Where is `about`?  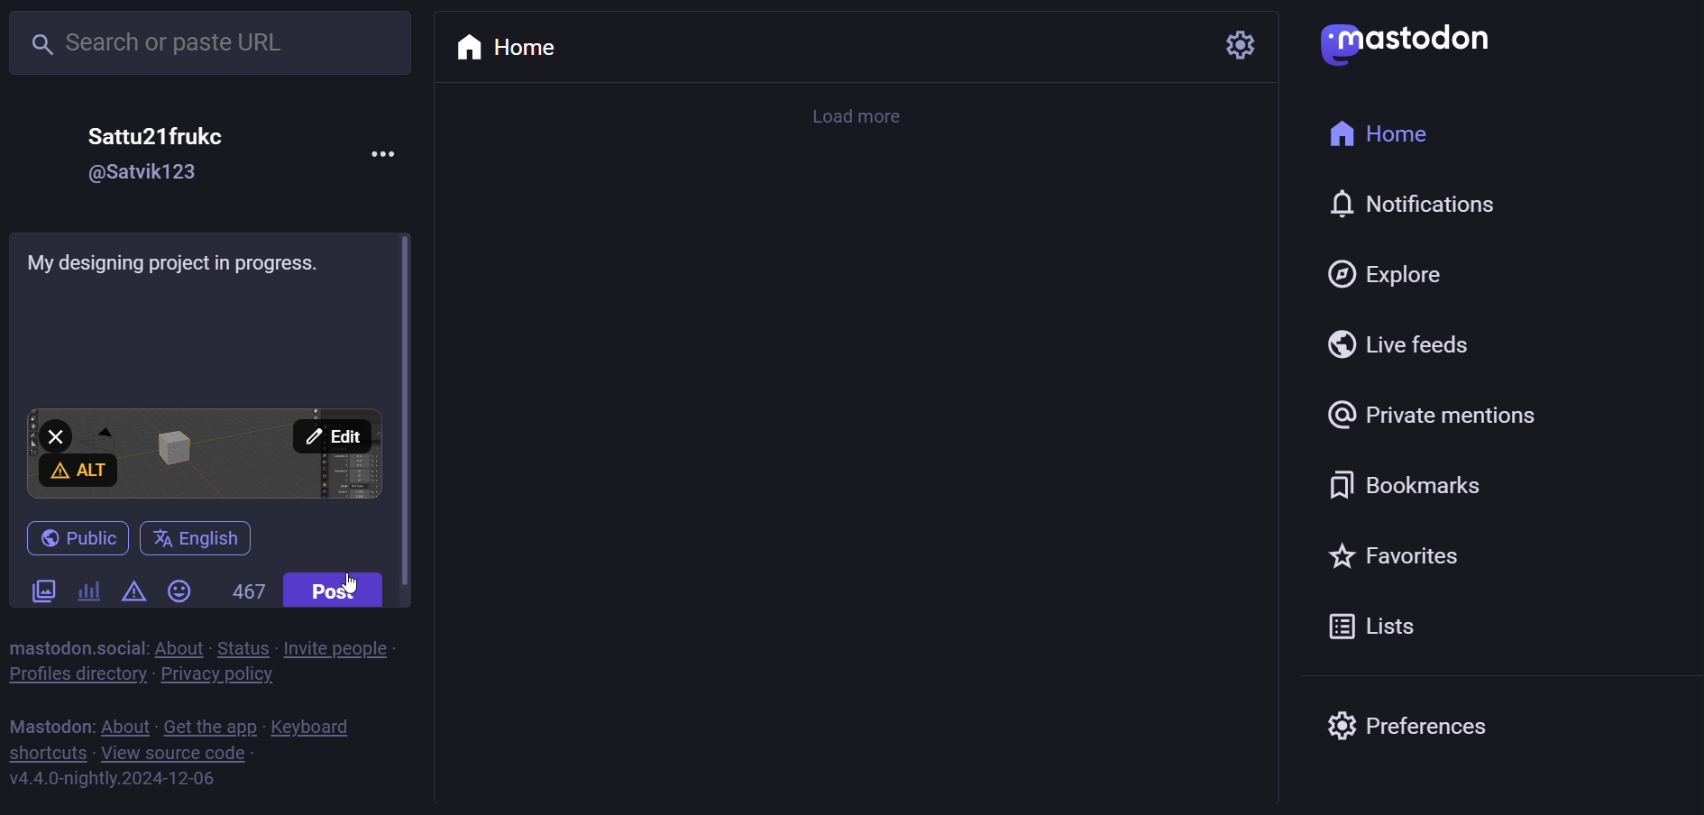 about is located at coordinates (176, 646).